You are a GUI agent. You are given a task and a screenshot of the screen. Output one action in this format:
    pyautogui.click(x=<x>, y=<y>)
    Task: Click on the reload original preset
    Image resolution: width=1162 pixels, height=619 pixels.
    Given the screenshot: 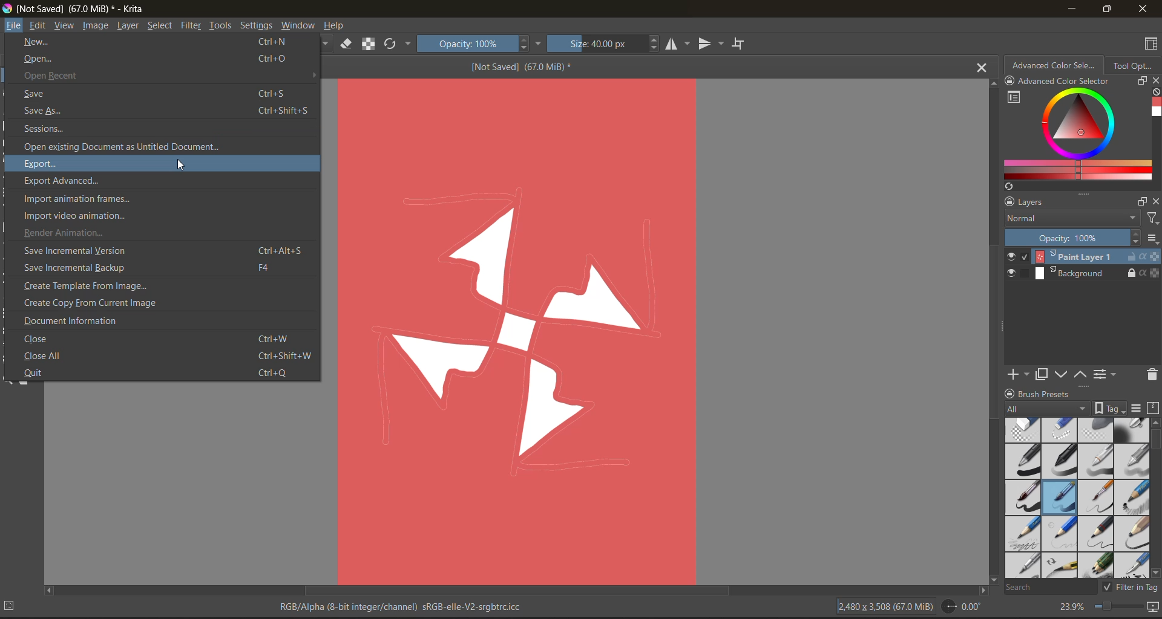 What is the action you would take?
    pyautogui.click(x=393, y=42)
    